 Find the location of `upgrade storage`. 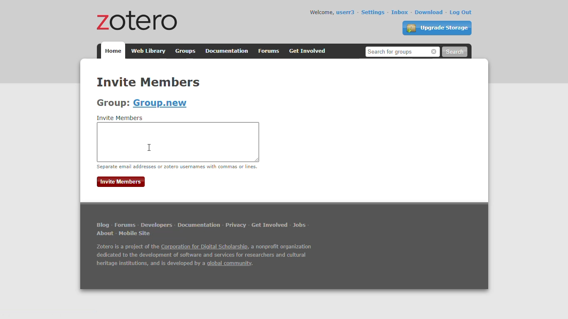

upgrade storage is located at coordinates (437, 28).